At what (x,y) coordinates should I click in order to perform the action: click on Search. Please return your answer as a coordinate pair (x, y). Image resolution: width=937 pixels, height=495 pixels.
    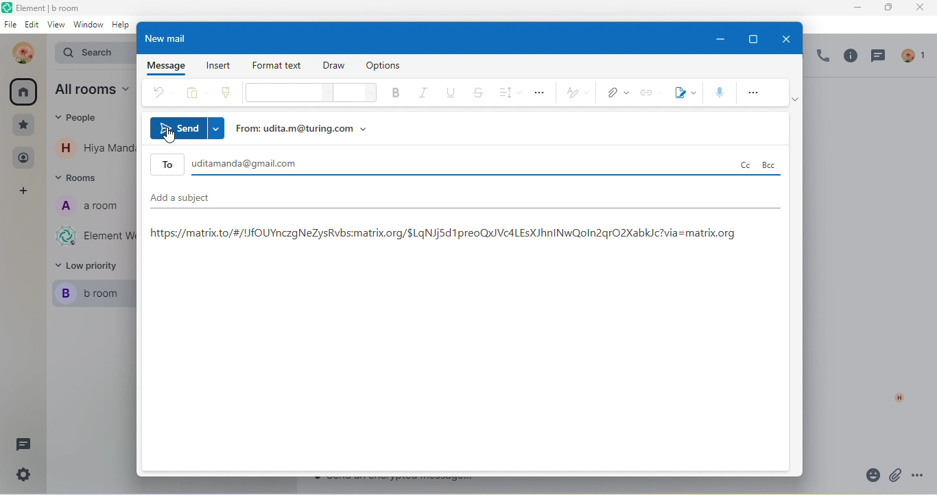
    Looking at the image, I should click on (89, 53).